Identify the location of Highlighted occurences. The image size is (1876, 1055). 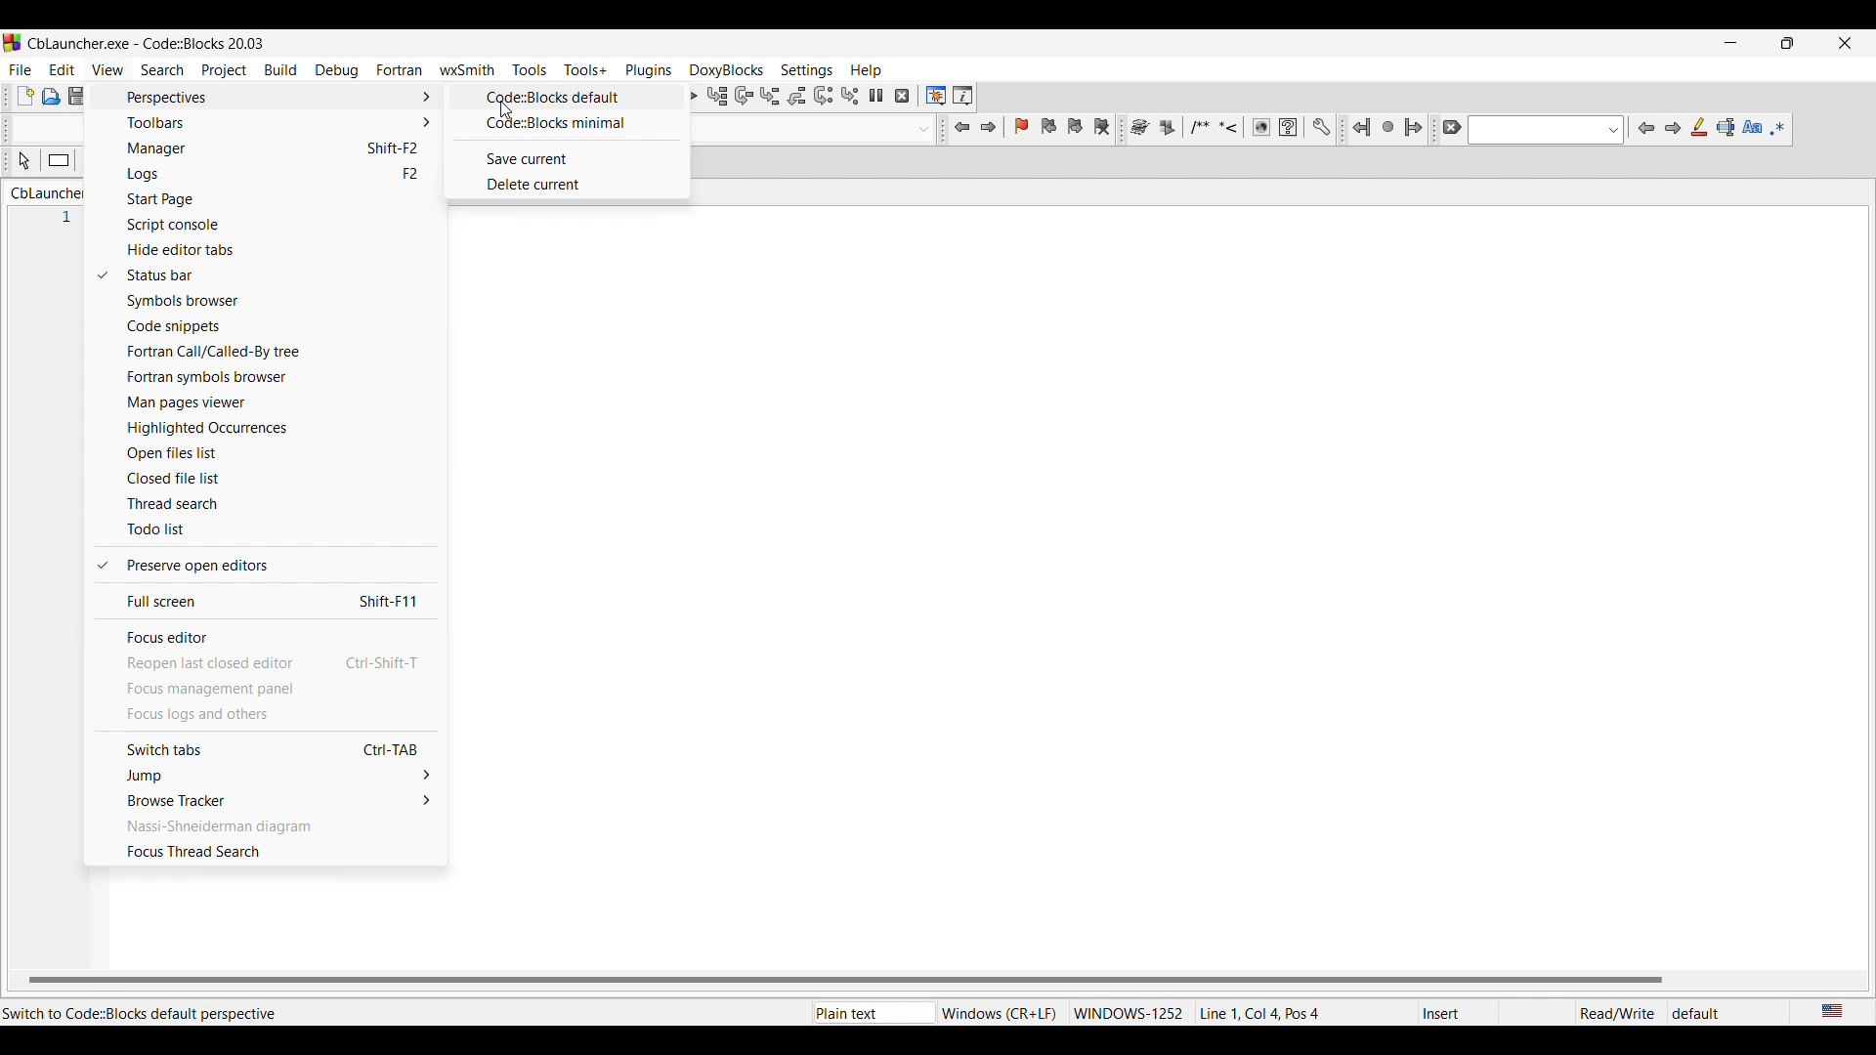
(278, 428).